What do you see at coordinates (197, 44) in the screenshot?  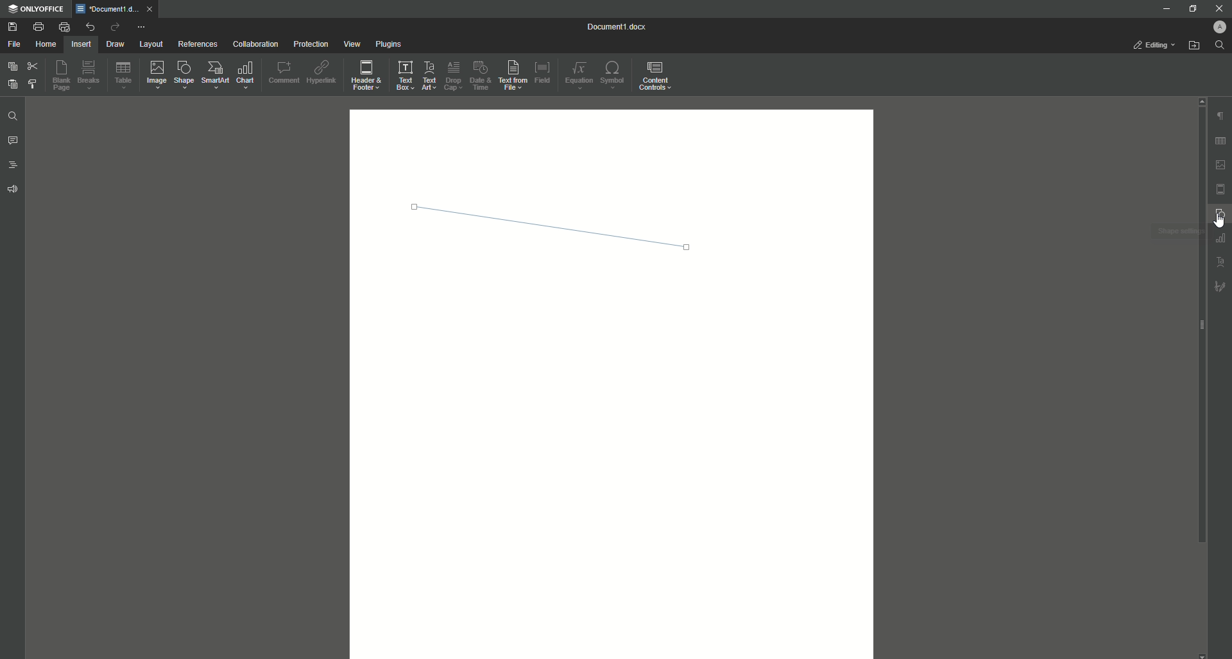 I see `References` at bounding box center [197, 44].